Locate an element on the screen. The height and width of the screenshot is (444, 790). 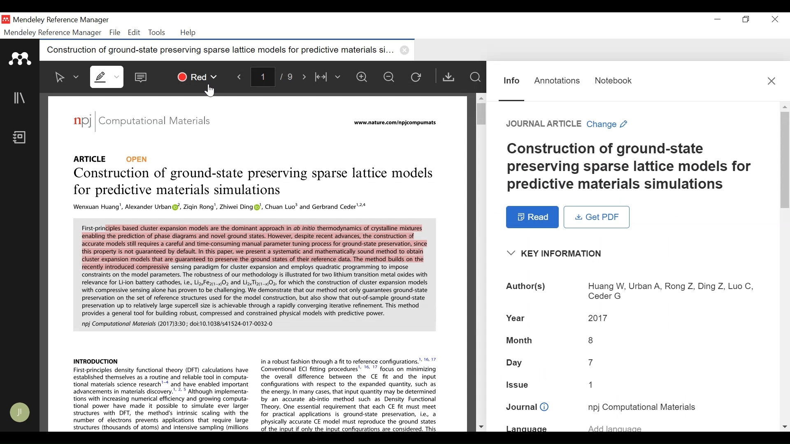
Huang W, Urban A, Rong Z, Ding Z, Luo C,
Ceder G is located at coordinates (664, 290).